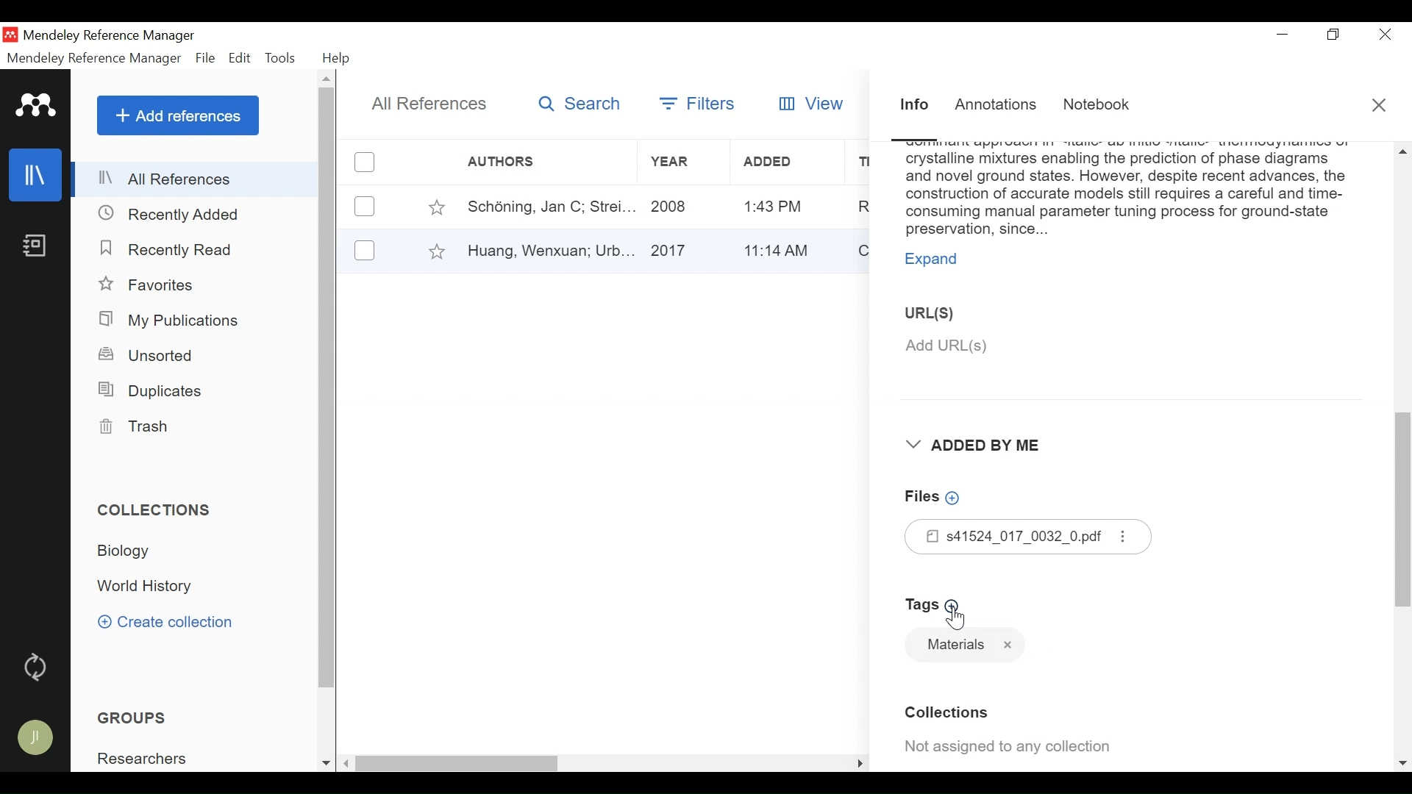  What do you see at coordinates (151, 285) in the screenshot?
I see `Favorites` at bounding box center [151, 285].